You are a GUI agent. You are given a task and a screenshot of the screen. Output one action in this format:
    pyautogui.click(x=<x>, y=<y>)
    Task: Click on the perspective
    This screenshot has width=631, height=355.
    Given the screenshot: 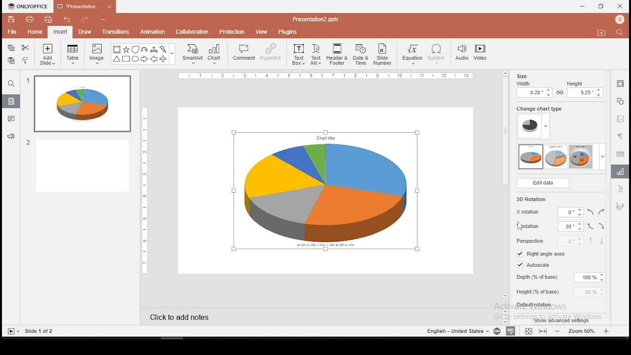 What is the action you would take?
    pyautogui.click(x=550, y=241)
    